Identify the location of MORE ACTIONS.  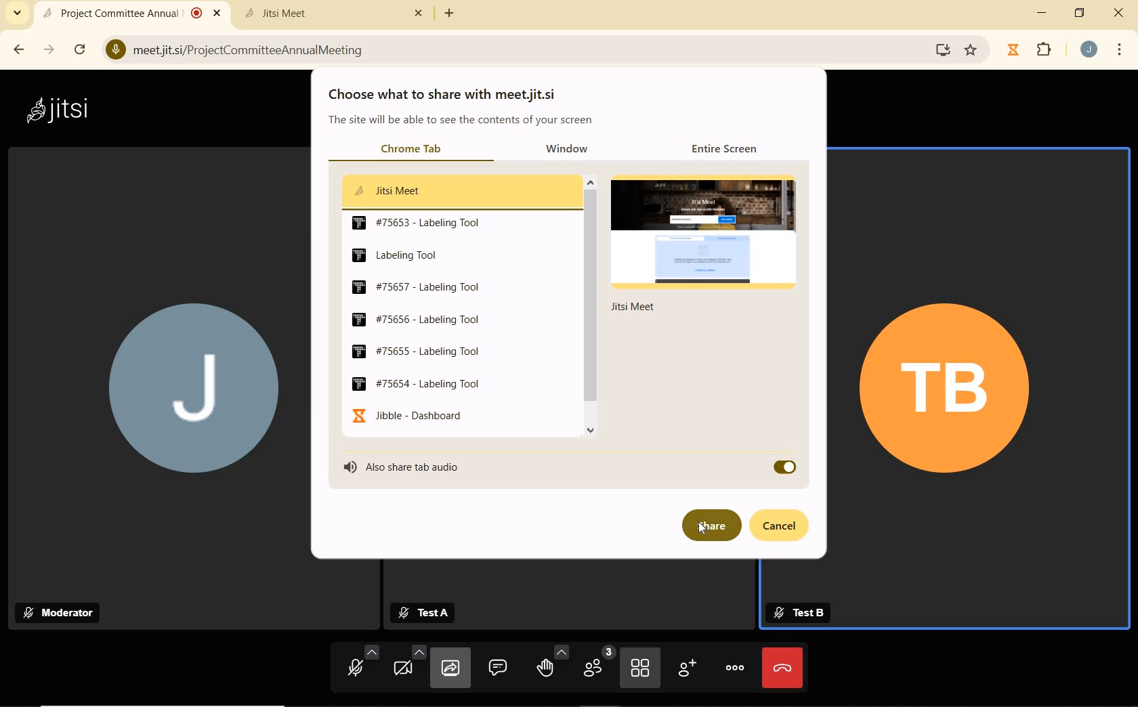
(736, 666).